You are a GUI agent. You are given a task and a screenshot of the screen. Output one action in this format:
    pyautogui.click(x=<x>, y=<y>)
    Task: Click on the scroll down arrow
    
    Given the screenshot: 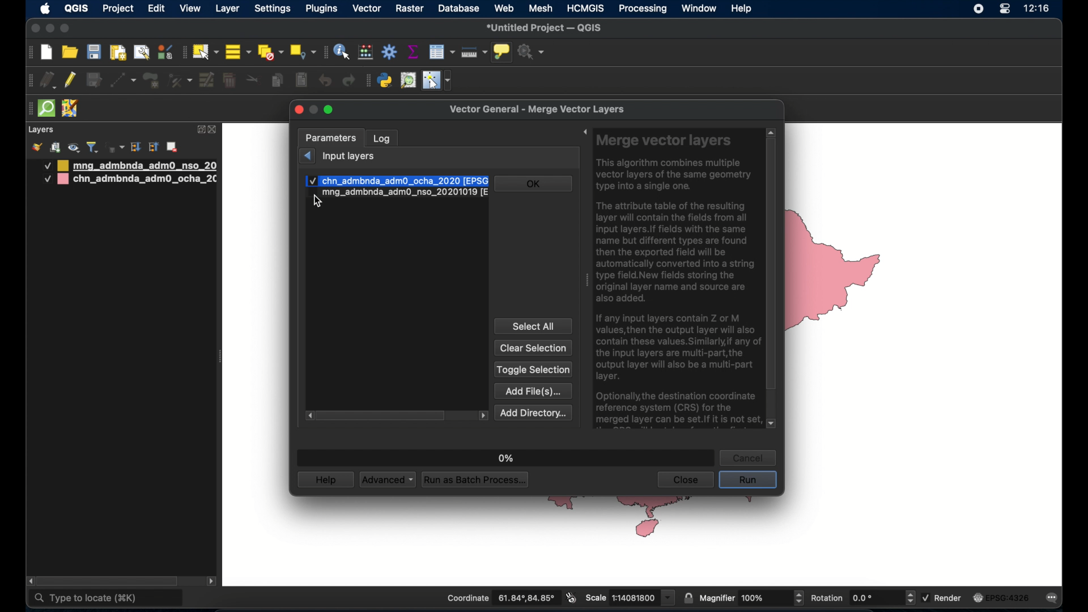 What is the action you would take?
    pyautogui.click(x=772, y=424)
    